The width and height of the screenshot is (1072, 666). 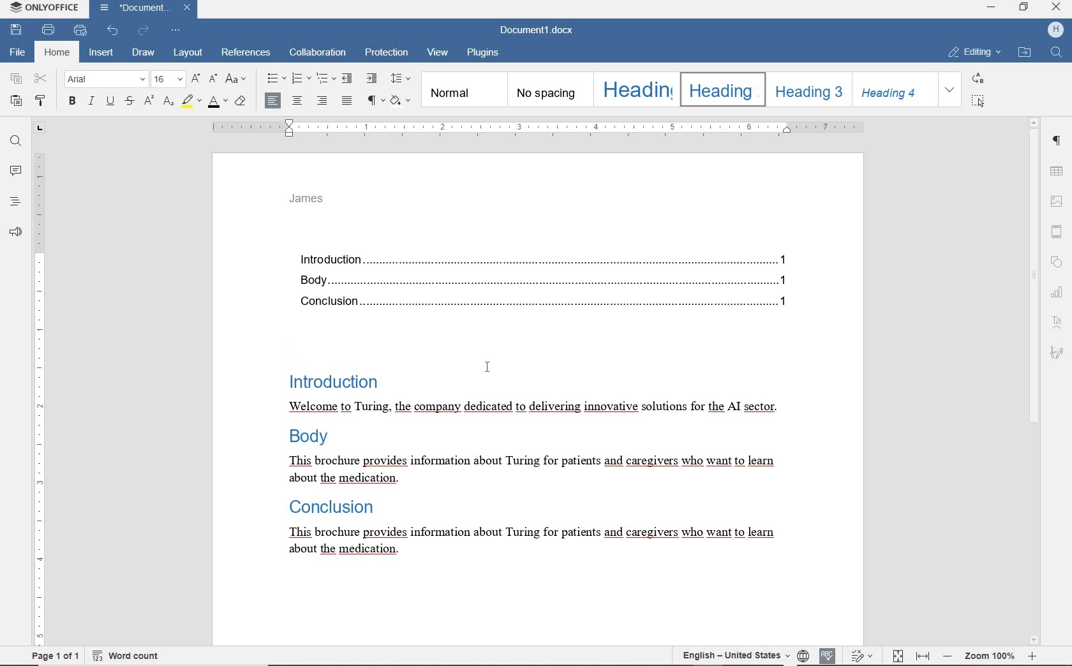 I want to click on Introduction, so click(x=334, y=375).